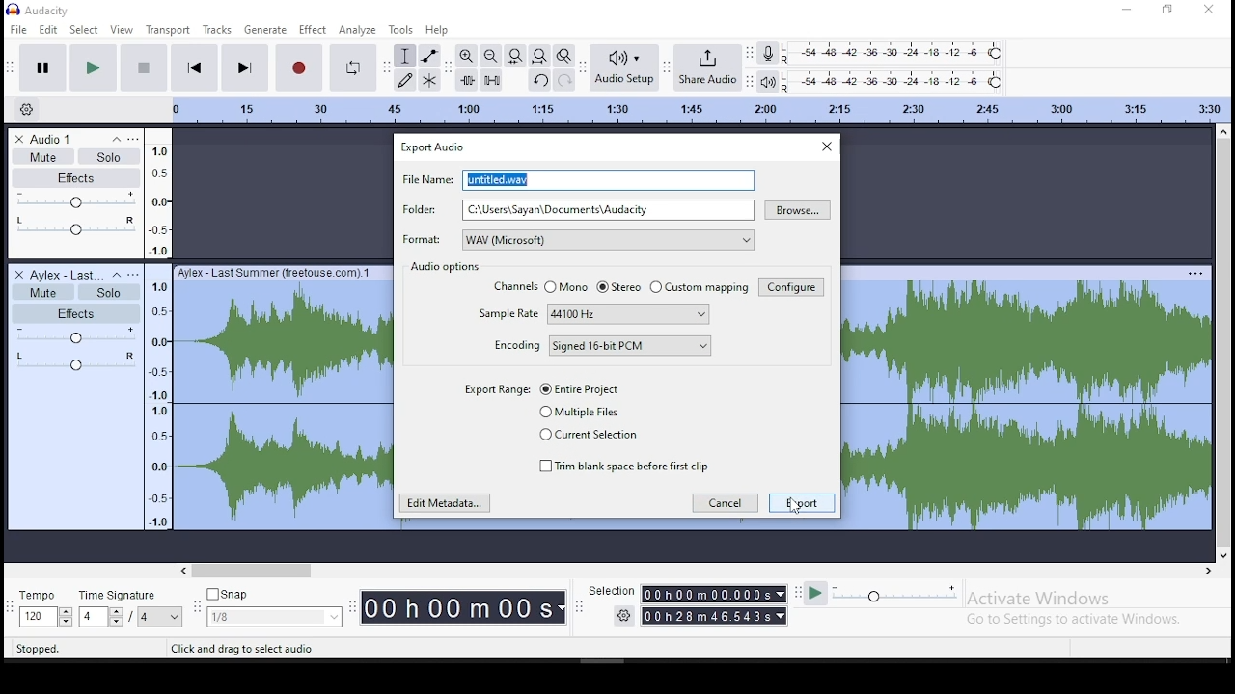 This screenshot has width=1235, height=694. I want to click on zoom in, so click(466, 56).